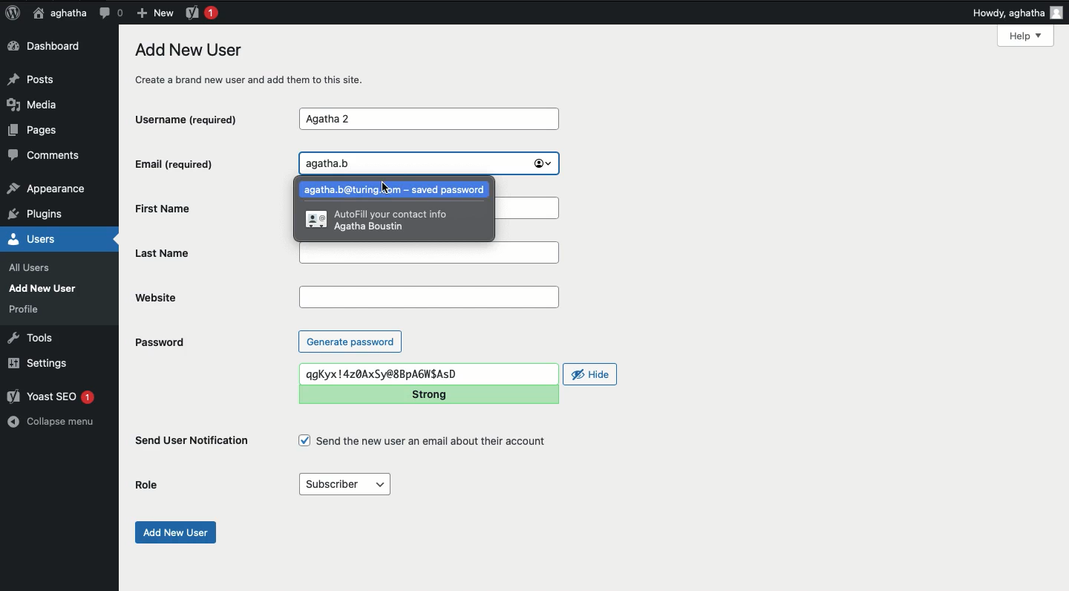  I want to click on Dashboard, so click(48, 47).